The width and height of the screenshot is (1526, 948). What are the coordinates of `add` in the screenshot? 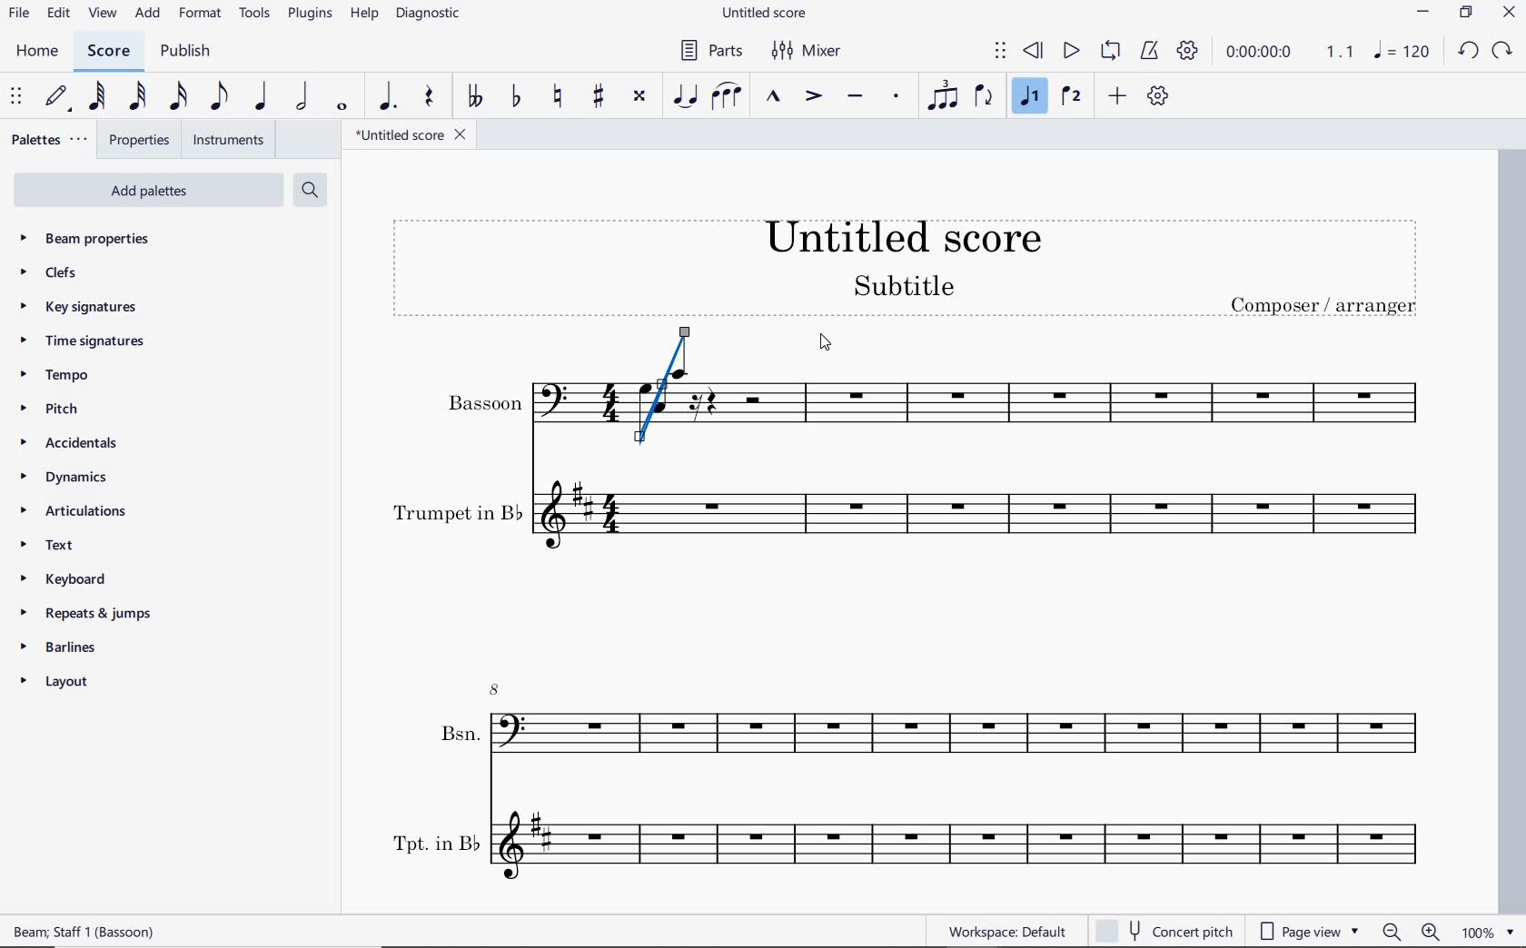 It's located at (1117, 97).